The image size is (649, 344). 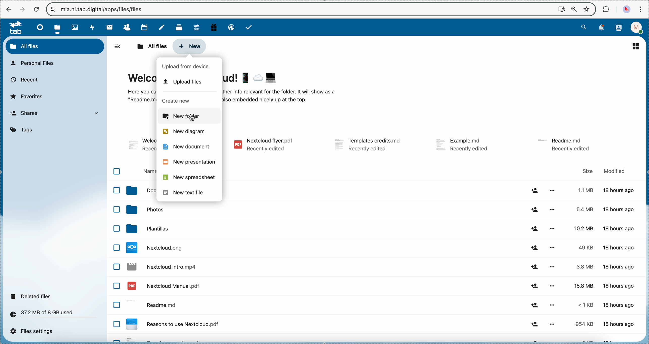 I want to click on mail, so click(x=109, y=27).